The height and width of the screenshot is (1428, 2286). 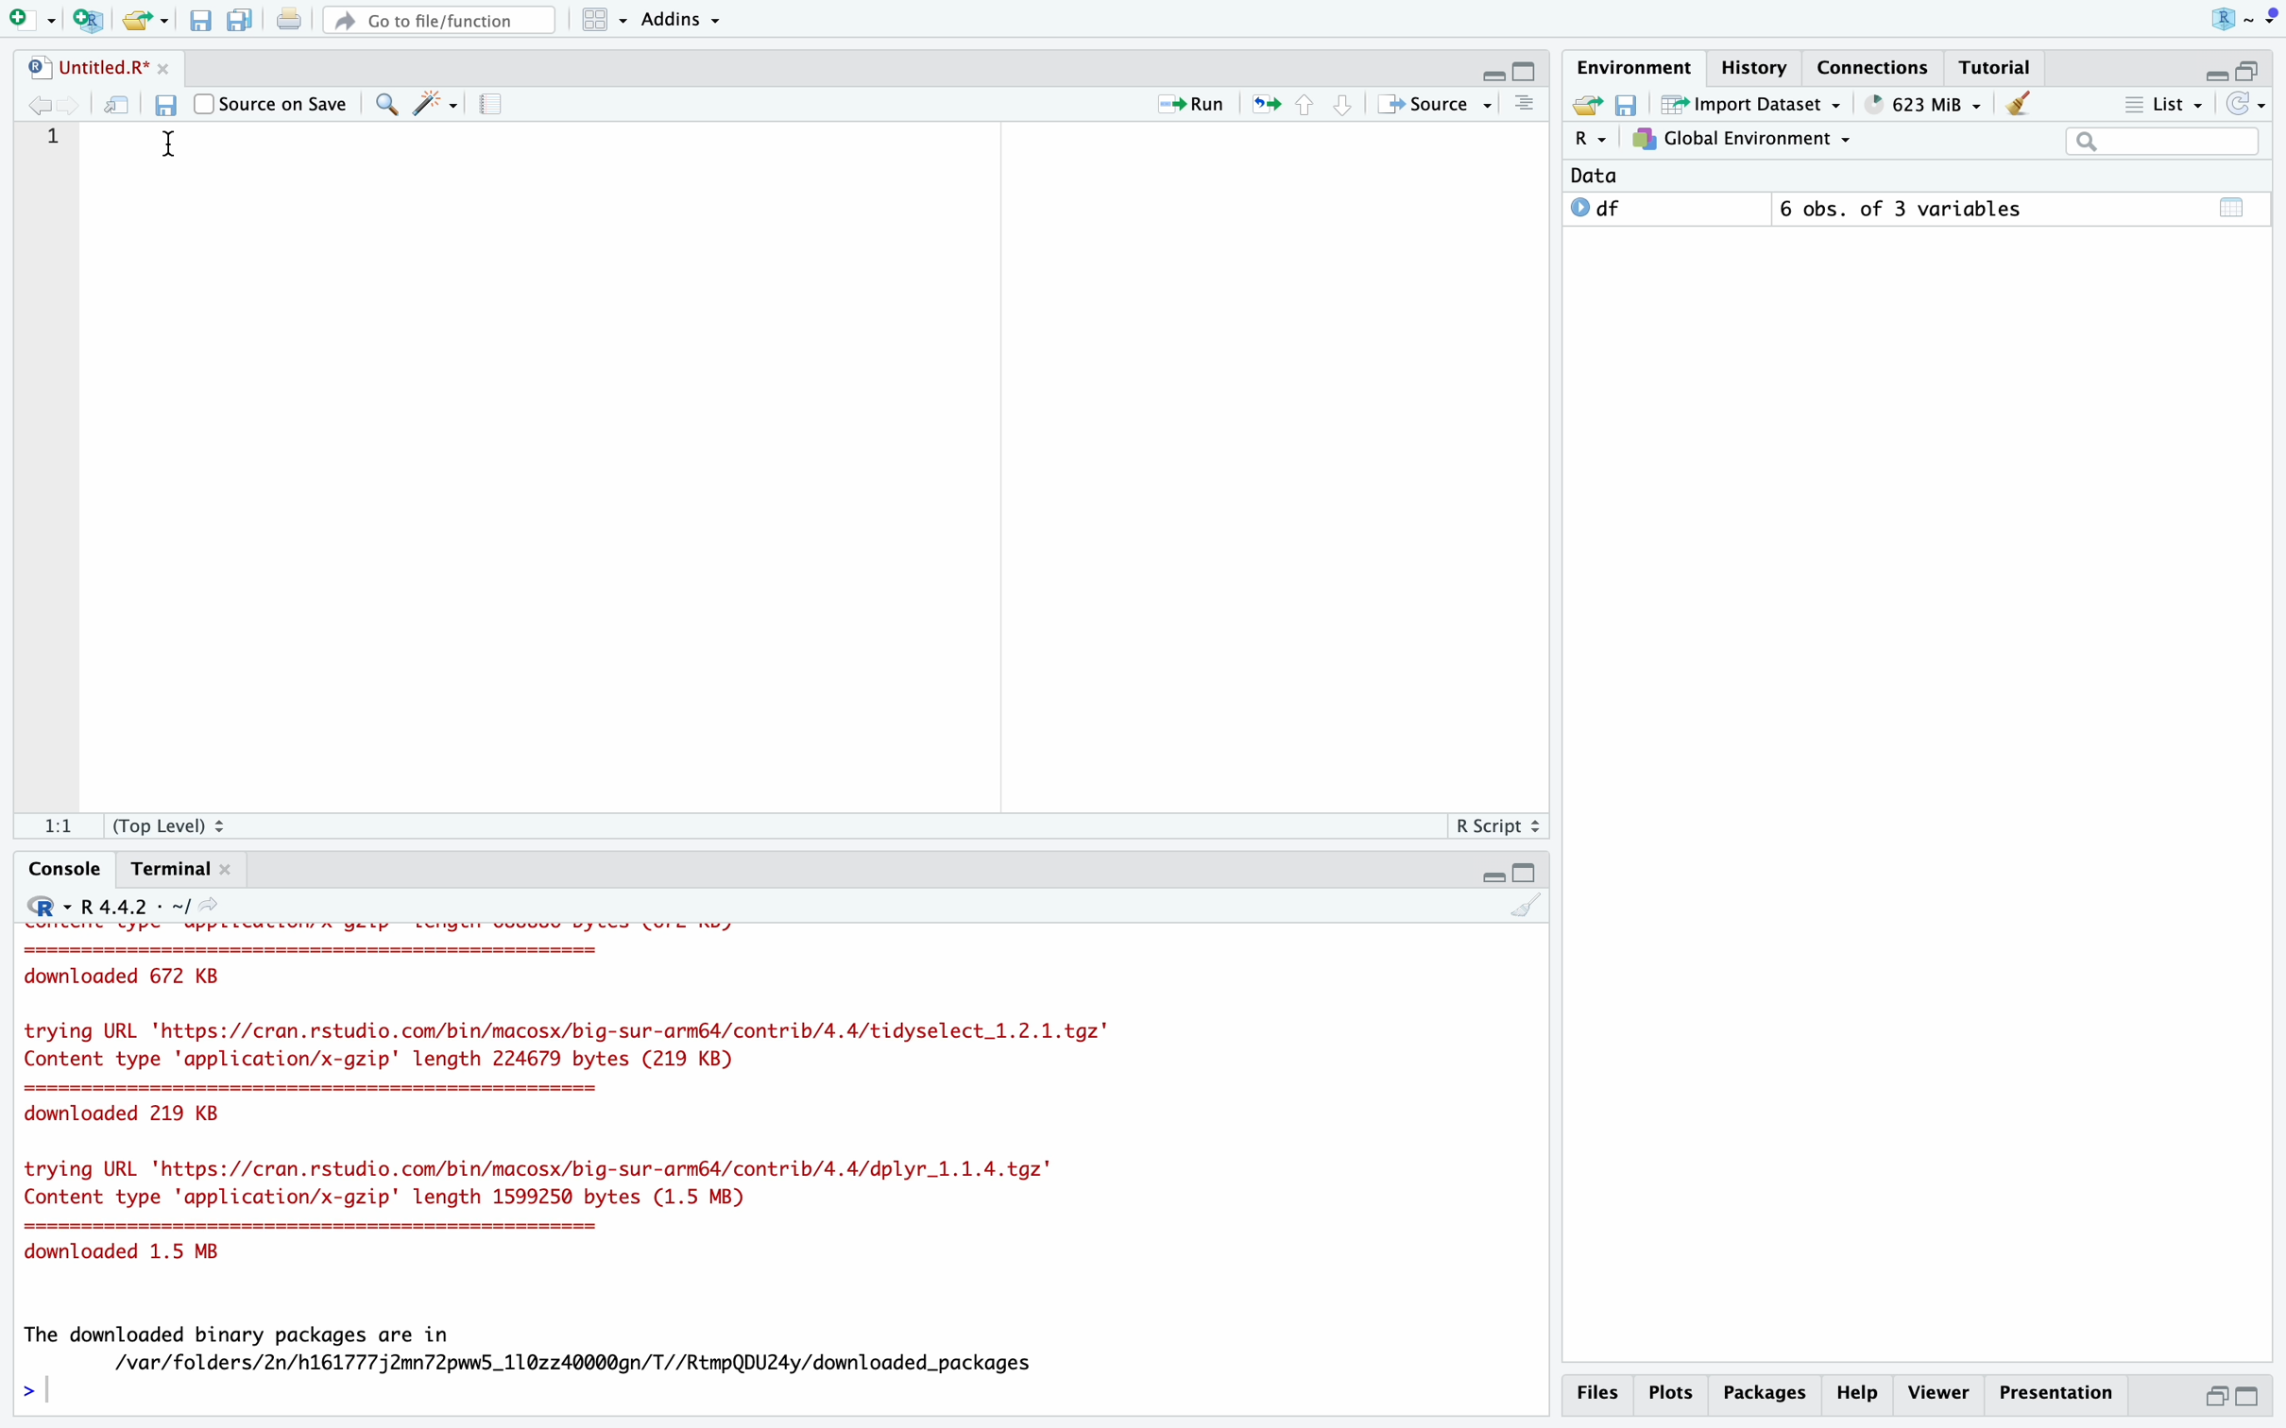 What do you see at coordinates (70, 107) in the screenshot?
I see `Go to next location` at bounding box center [70, 107].